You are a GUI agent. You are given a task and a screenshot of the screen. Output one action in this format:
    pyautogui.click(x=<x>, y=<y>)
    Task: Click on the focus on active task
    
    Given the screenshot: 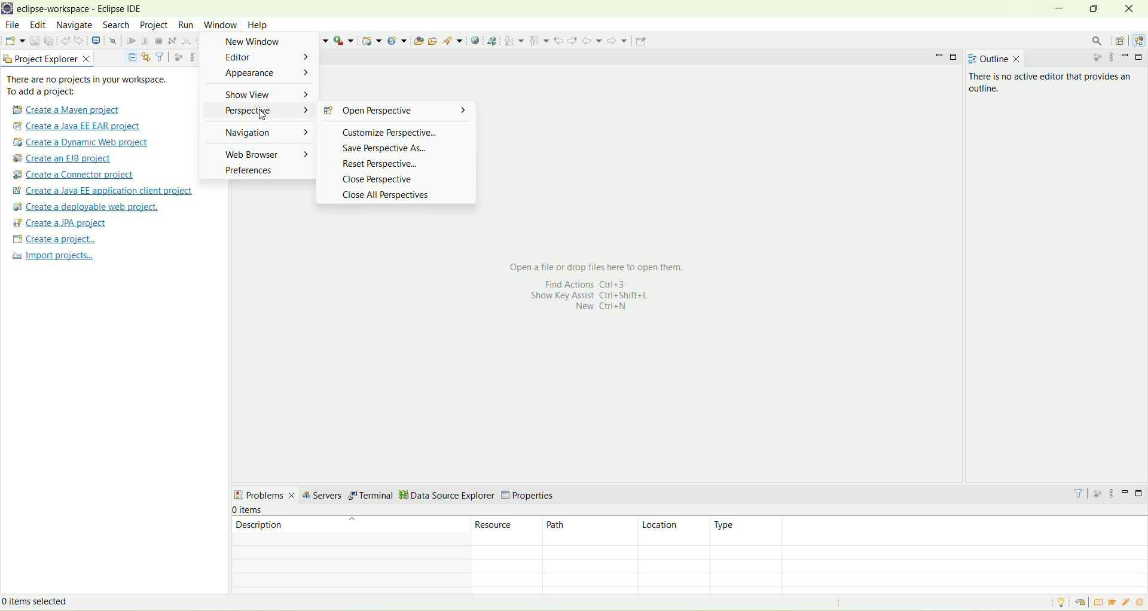 What is the action you would take?
    pyautogui.click(x=1096, y=60)
    